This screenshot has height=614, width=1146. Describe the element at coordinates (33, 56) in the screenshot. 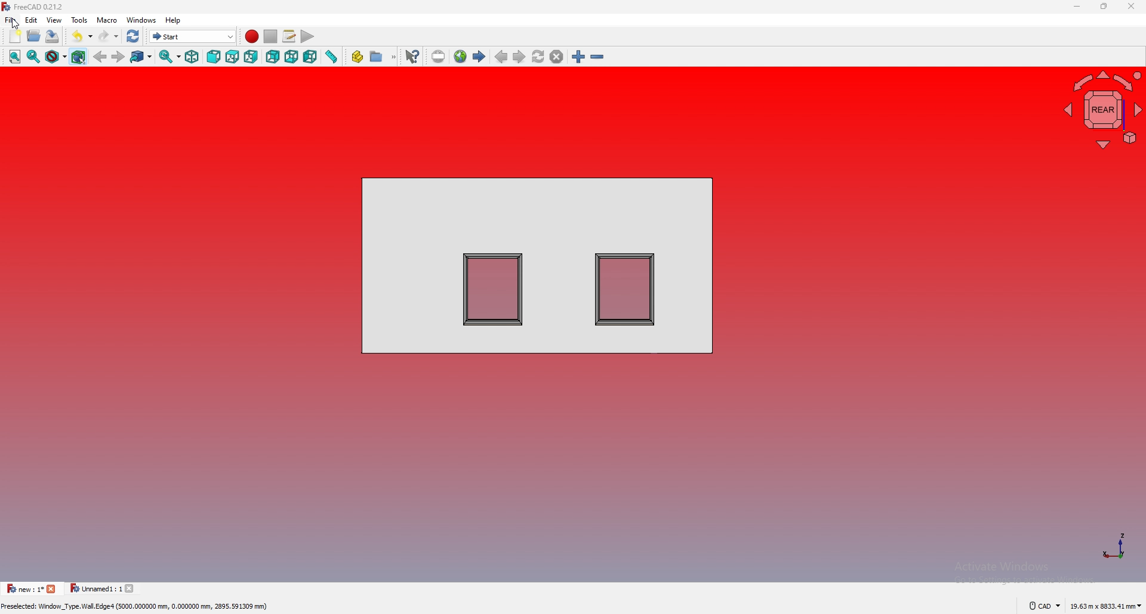

I see `fit selection` at that location.